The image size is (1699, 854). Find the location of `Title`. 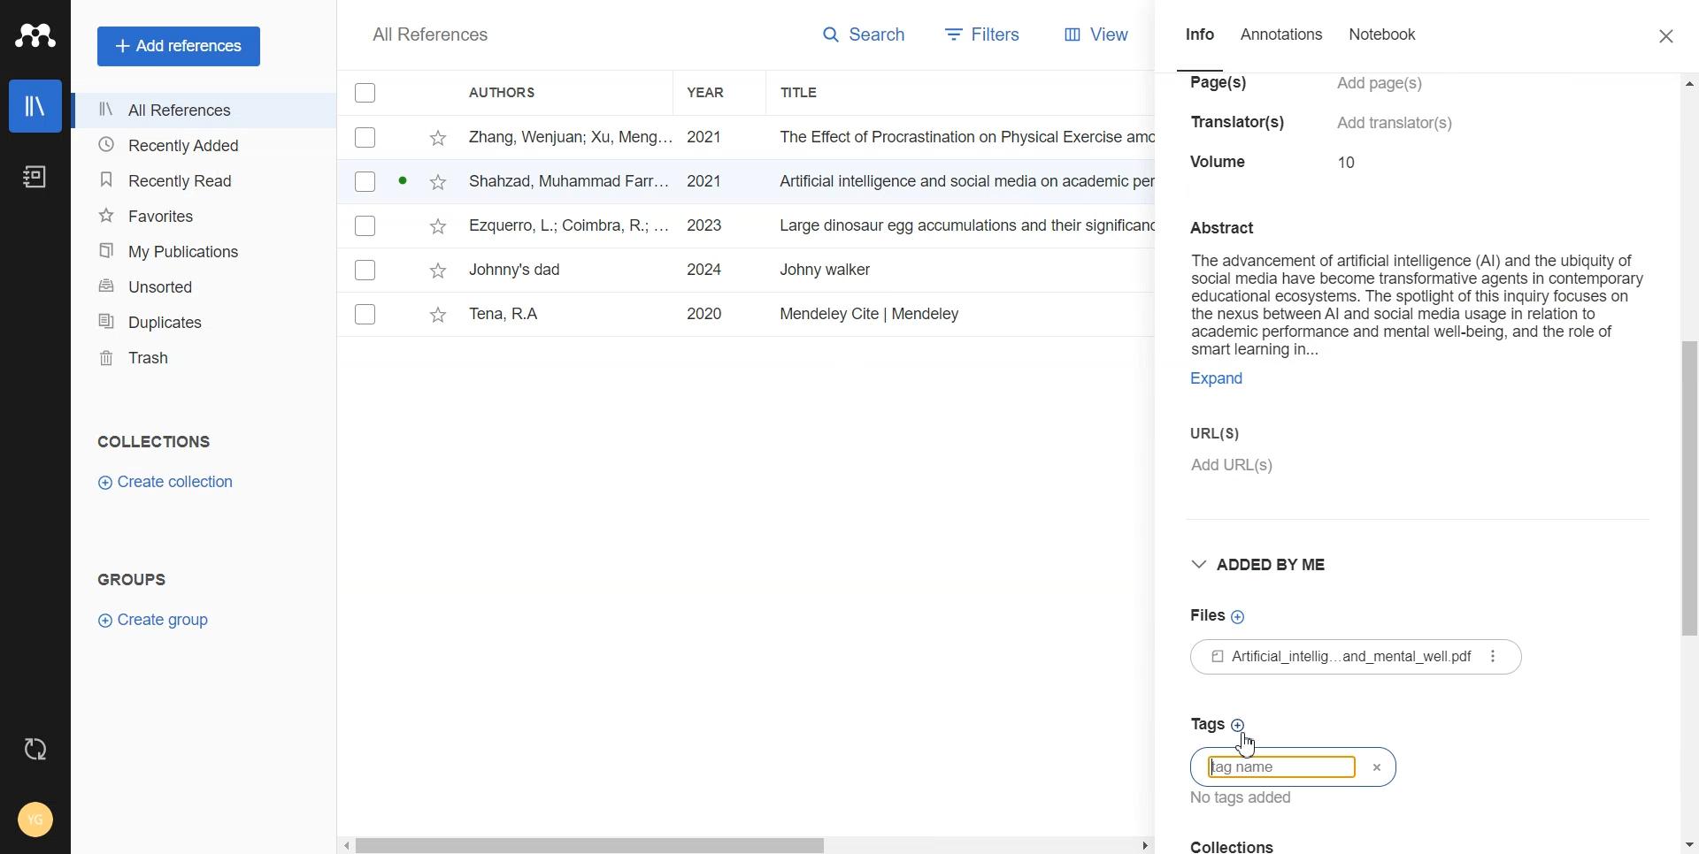

Title is located at coordinates (819, 93).